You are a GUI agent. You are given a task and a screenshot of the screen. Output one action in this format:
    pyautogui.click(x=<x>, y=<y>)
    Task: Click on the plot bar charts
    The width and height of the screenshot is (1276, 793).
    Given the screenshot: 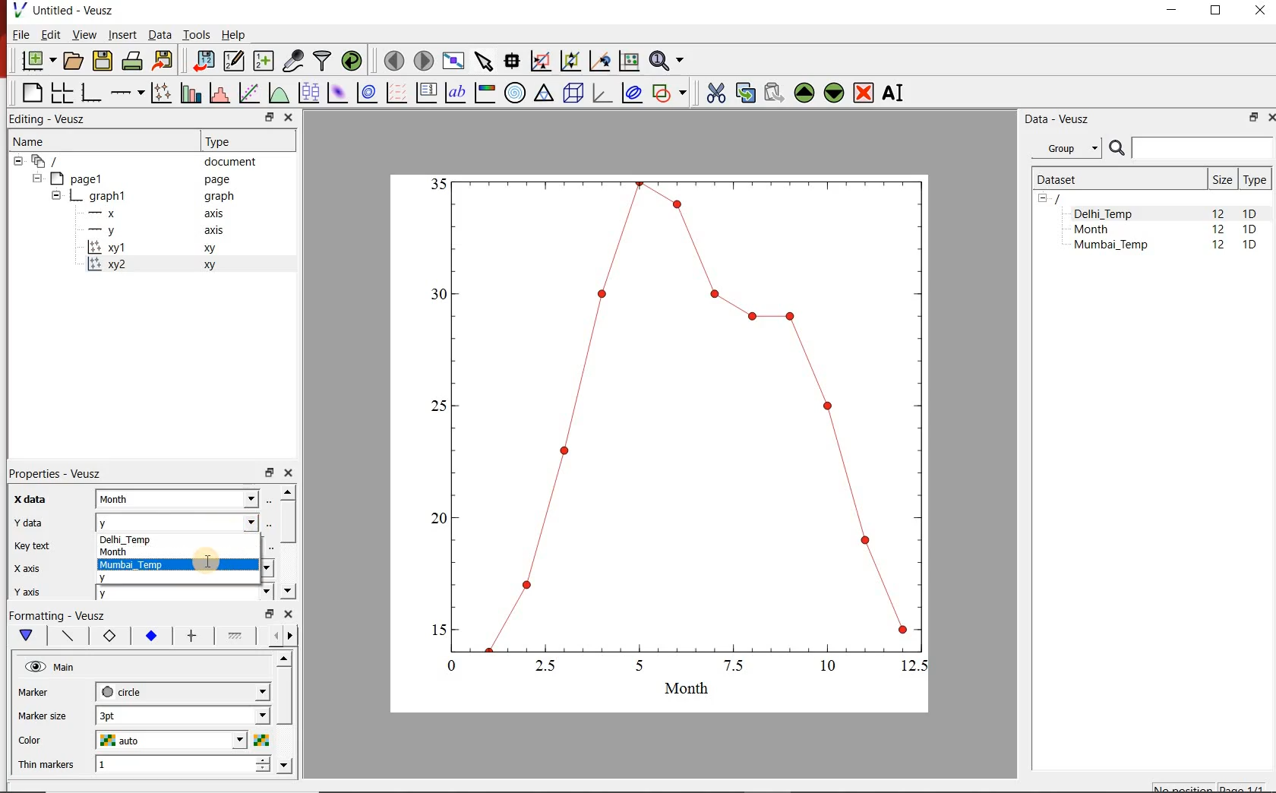 What is the action you would take?
    pyautogui.click(x=188, y=93)
    